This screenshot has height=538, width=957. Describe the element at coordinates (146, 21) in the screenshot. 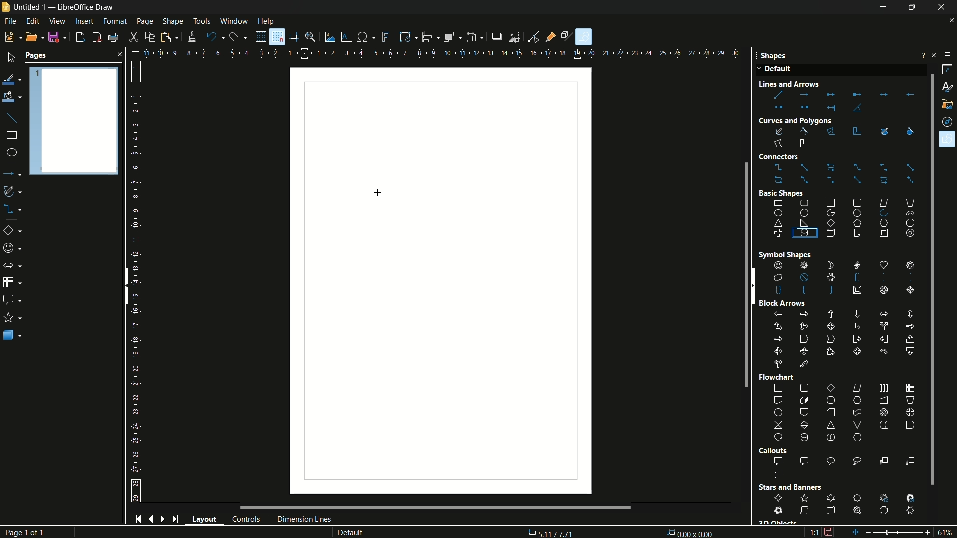

I see `page menu` at that location.